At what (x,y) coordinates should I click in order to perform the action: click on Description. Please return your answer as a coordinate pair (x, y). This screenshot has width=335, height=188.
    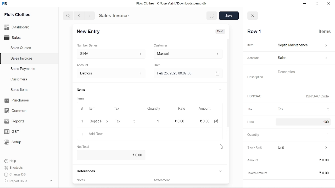
    Looking at the image, I should click on (255, 77).